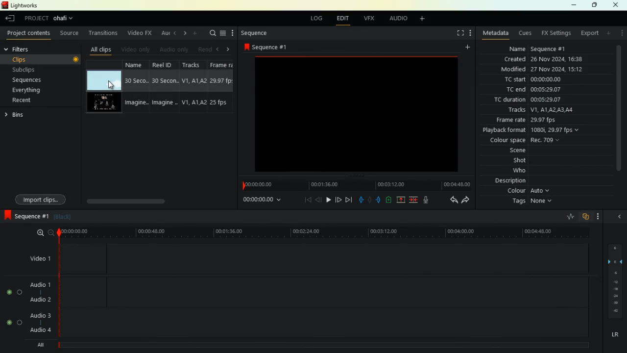 Image resolution: width=627 pixels, height=353 pixels. Describe the element at coordinates (184, 34) in the screenshot. I see `right` at that location.